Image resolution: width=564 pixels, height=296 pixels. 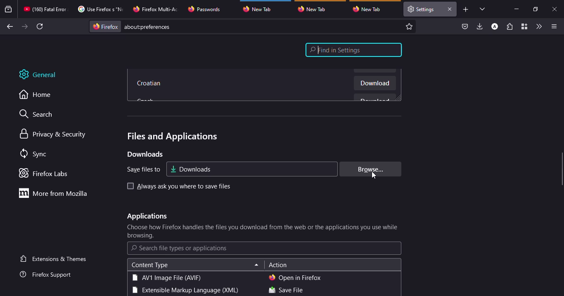 I want to click on view tab, so click(x=483, y=9).